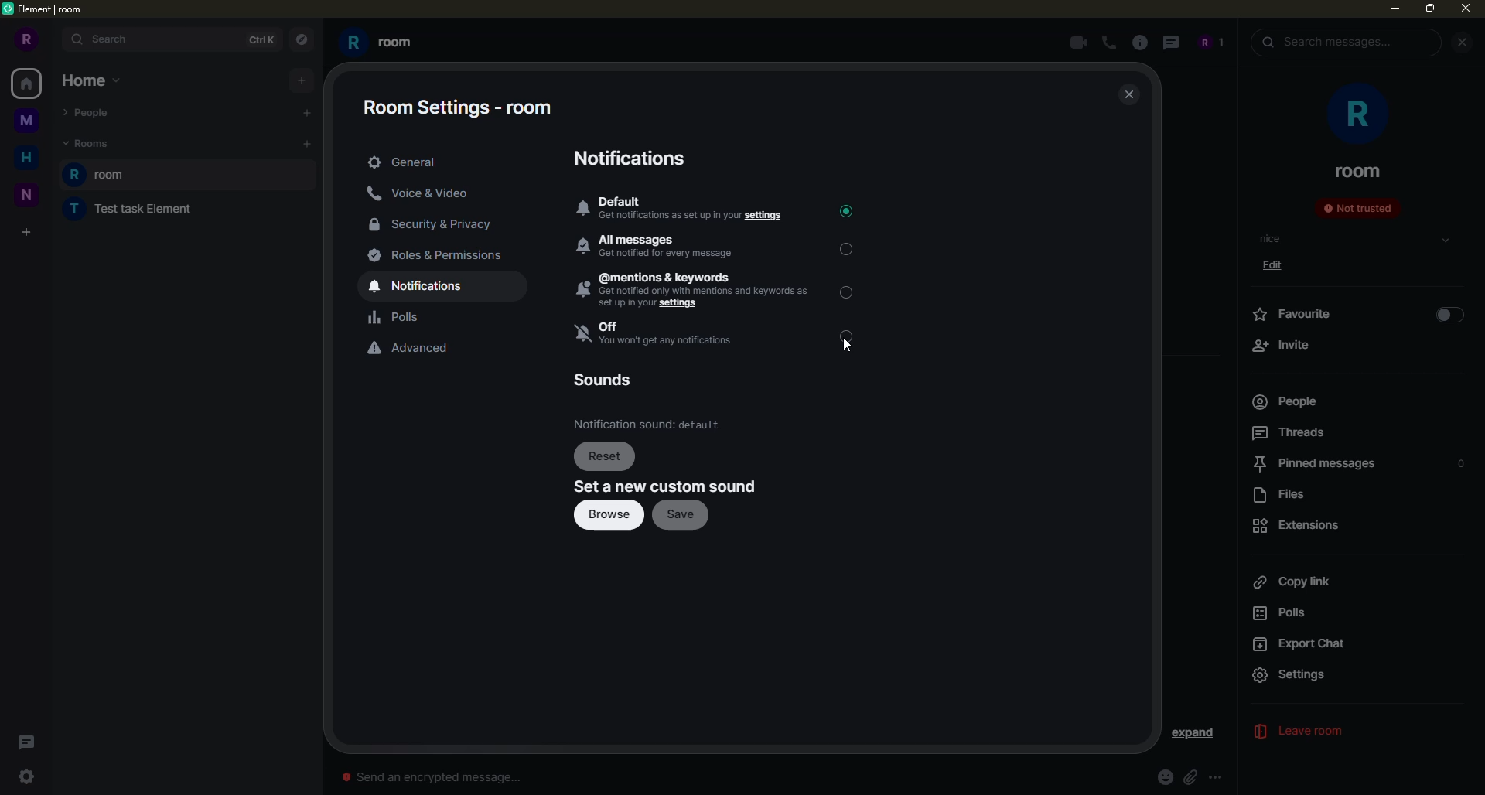 The width and height of the screenshot is (1485, 795). I want to click on rooms, so click(87, 143).